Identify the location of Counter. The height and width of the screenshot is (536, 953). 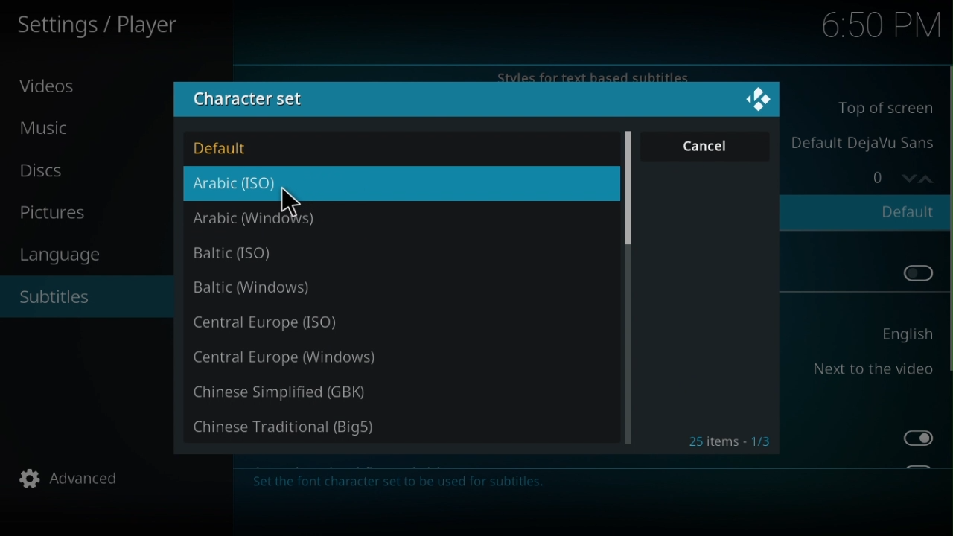
(890, 178).